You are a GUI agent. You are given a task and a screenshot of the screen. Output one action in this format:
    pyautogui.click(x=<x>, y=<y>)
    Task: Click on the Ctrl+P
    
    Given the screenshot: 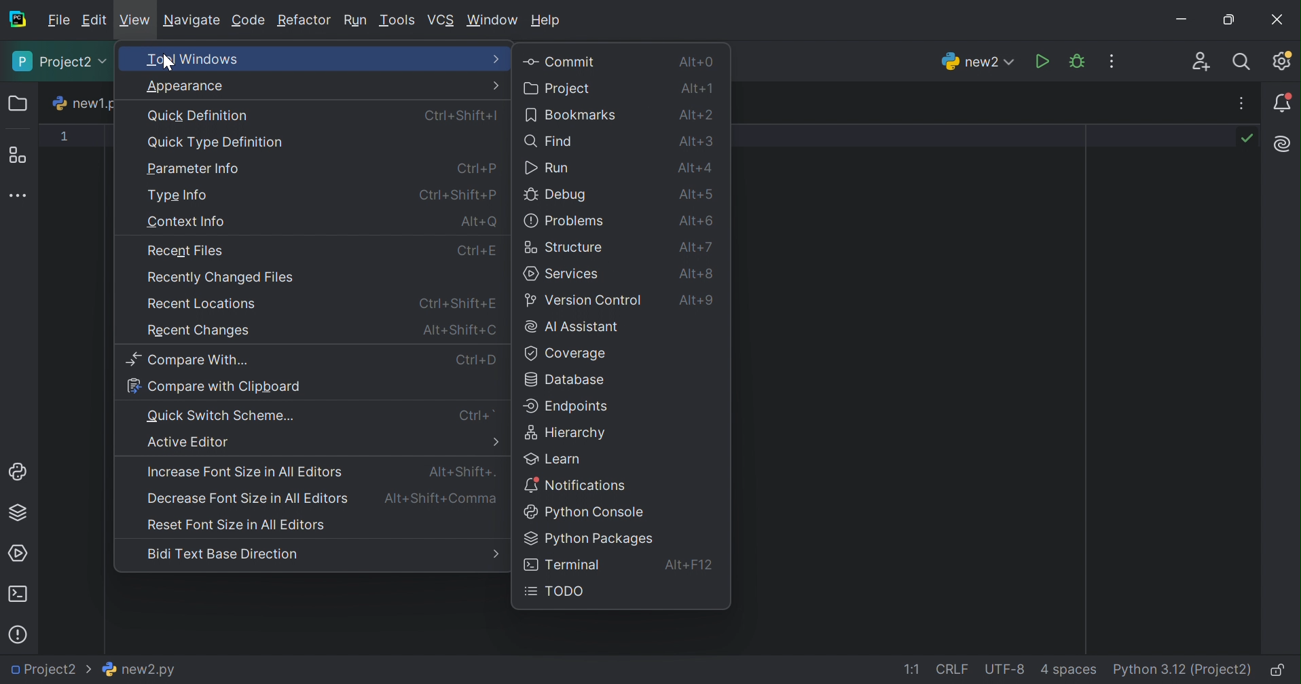 What is the action you would take?
    pyautogui.click(x=477, y=250)
    